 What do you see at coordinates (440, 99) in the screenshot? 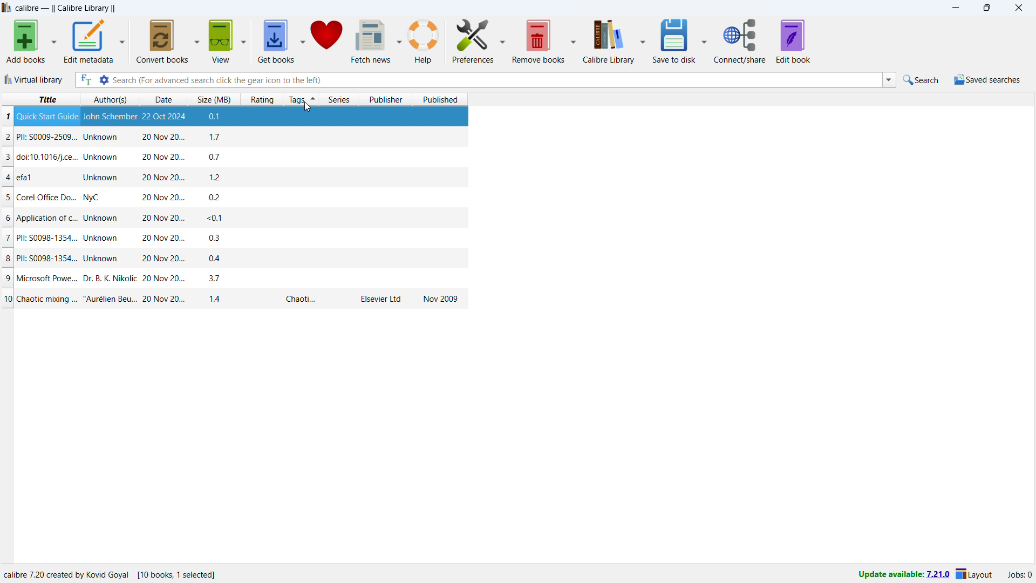
I see `sort by published` at bounding box center [440, 99].